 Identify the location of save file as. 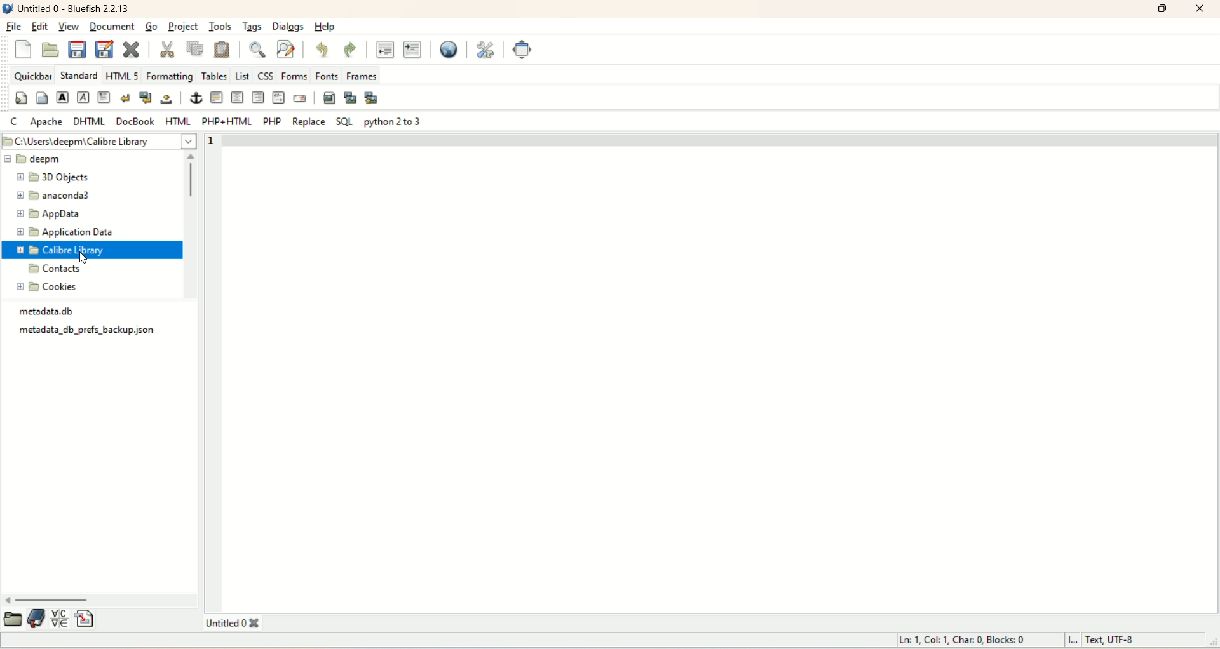
(104, 49).